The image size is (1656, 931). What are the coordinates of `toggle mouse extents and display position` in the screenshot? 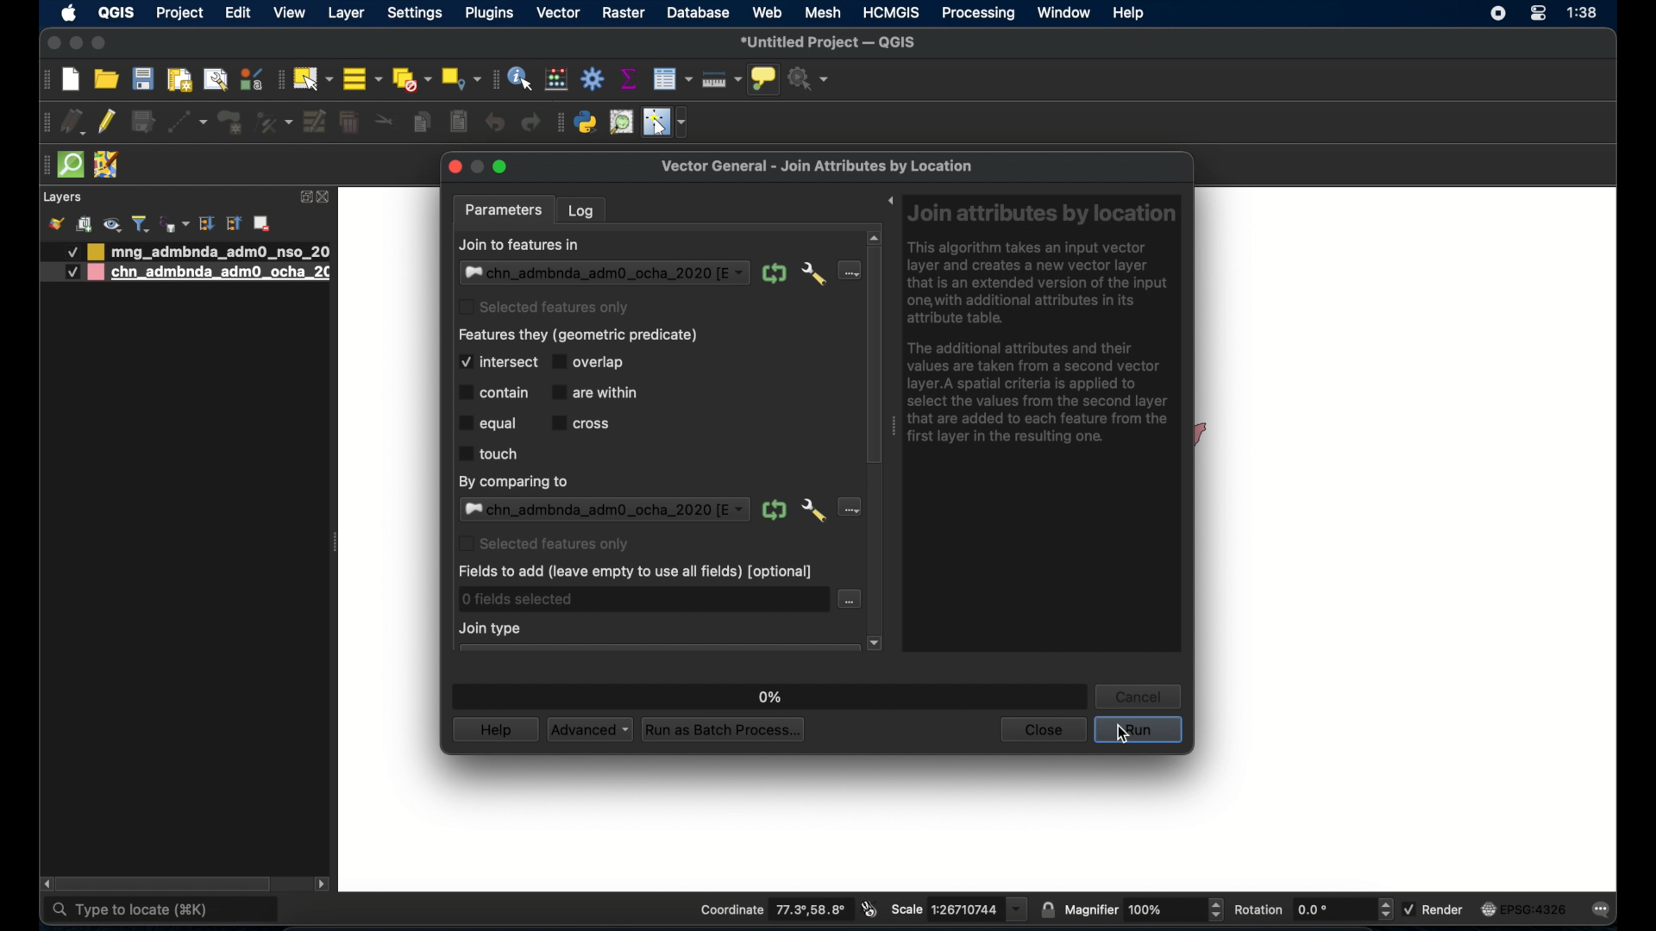 It's located at (869, 909).